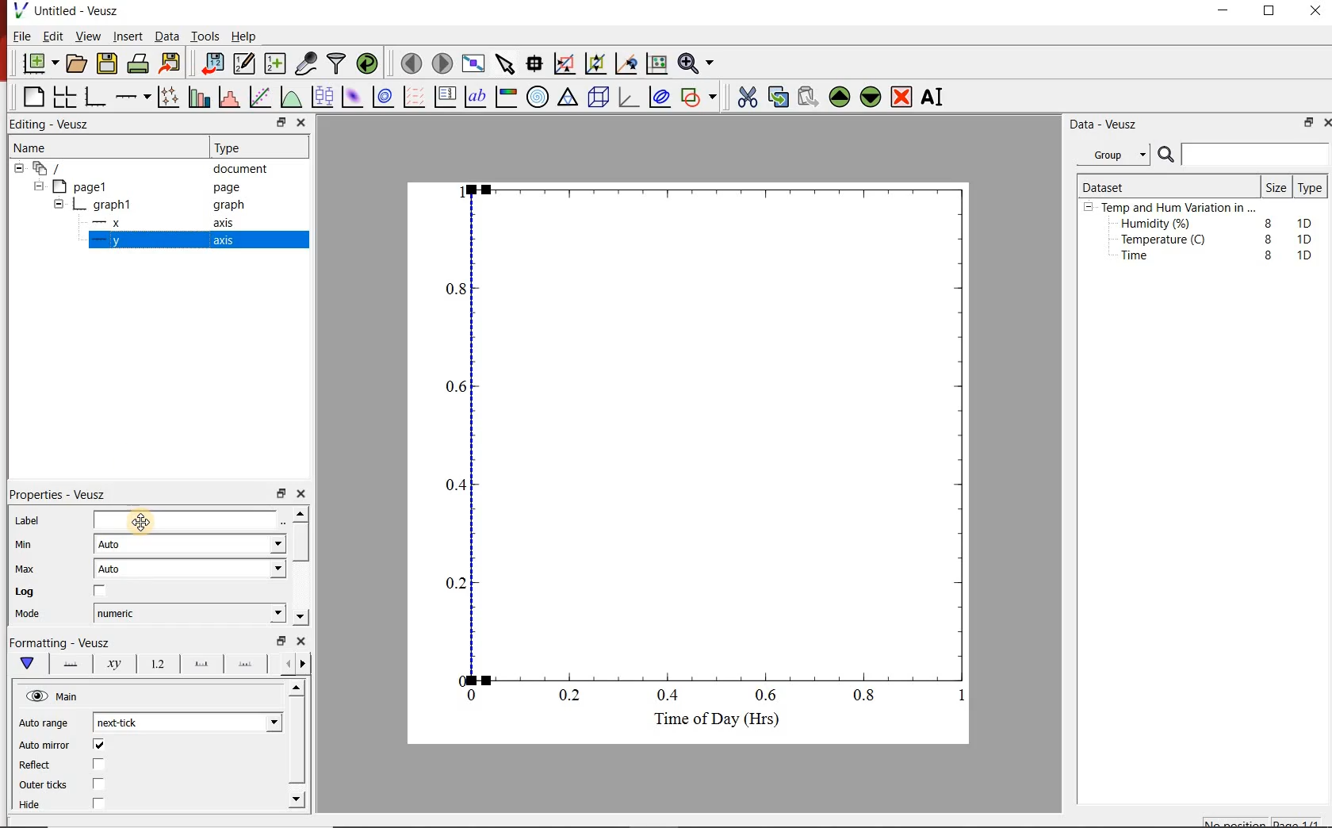  What do you see at coordinates (238, 148) in the screenshot?
I see `Type` at bounding box center [238, 148].